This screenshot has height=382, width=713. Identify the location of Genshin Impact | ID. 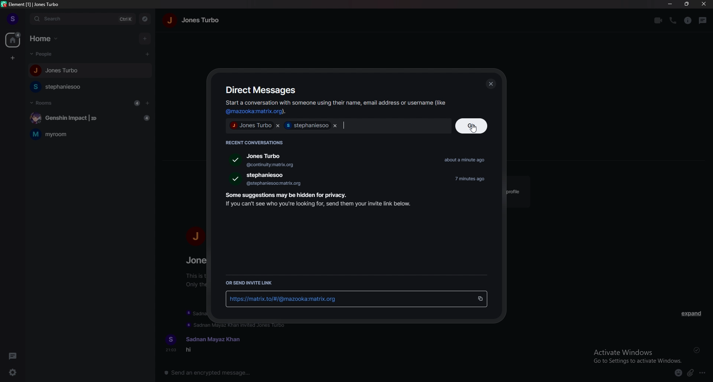
(88, 117).